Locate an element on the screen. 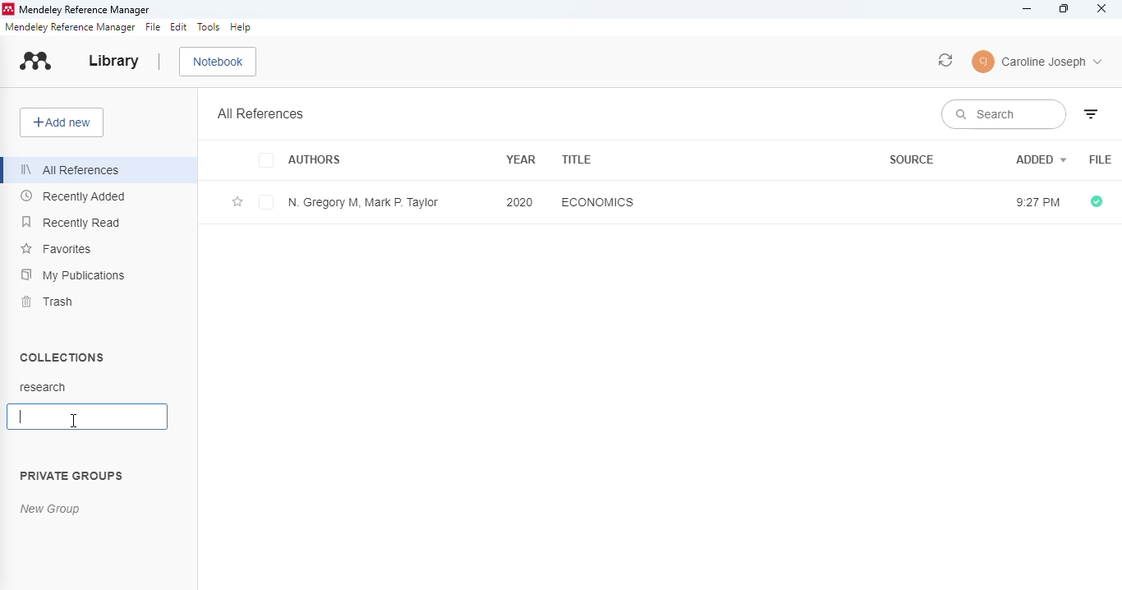  logo is located at coordinates (36, 61).